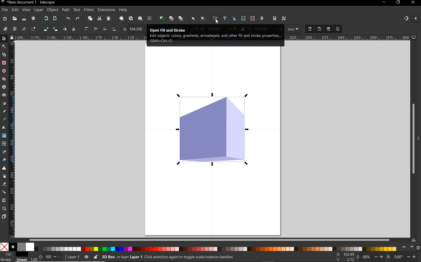 Image resolution: width=421 pixels, height=262 pixels. I want to click on SCROLLBAR, so click(413, 139).